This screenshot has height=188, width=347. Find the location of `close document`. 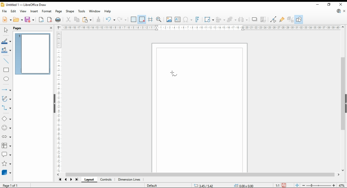

close document is located at coordinates (344, 11).